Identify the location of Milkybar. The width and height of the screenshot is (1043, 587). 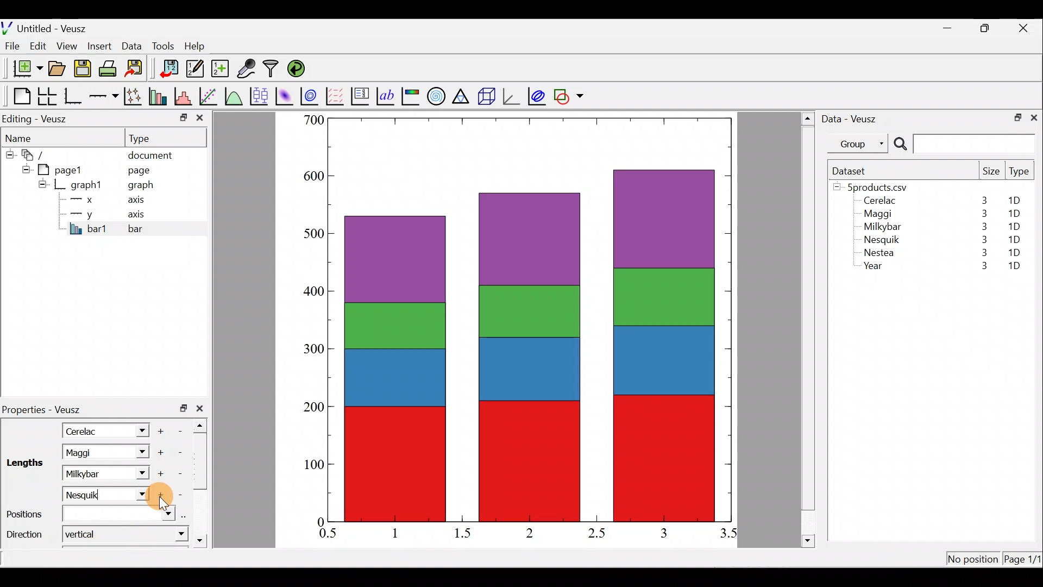
(93, 473).